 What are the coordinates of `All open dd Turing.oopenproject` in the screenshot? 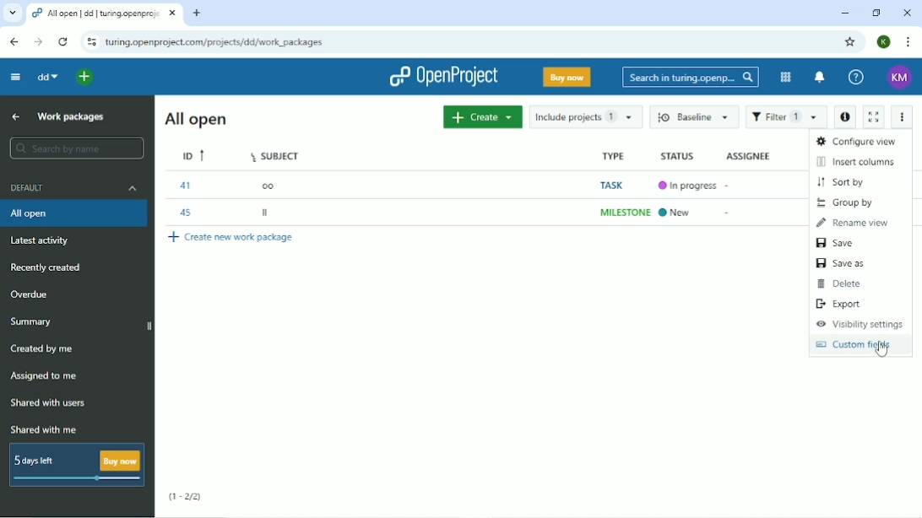 It's located at (103, 13).